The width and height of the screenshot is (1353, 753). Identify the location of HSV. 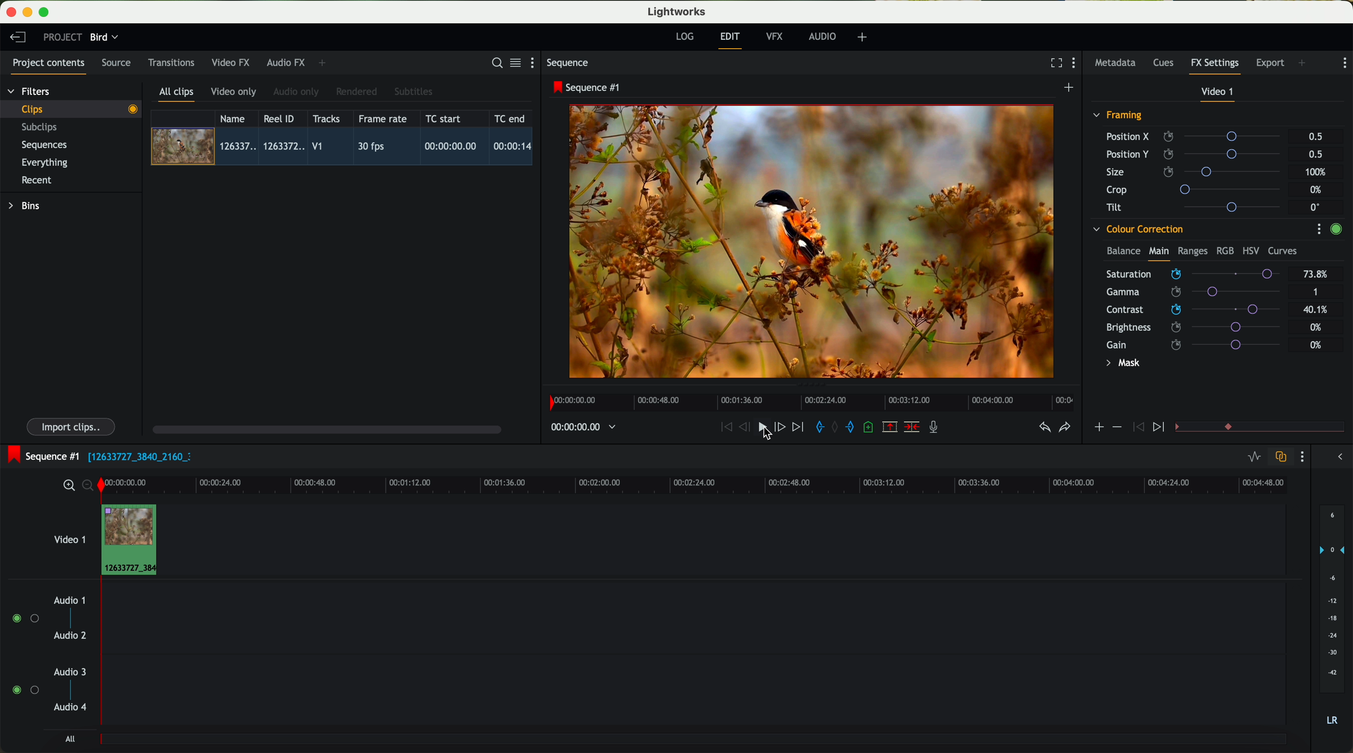
(1250, 250).